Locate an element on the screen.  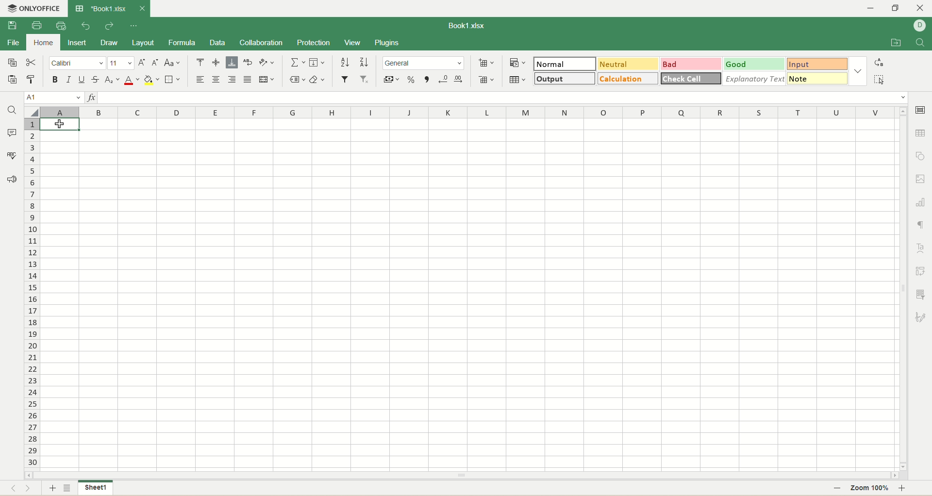
zoom in is located at coordinates (907, 488).